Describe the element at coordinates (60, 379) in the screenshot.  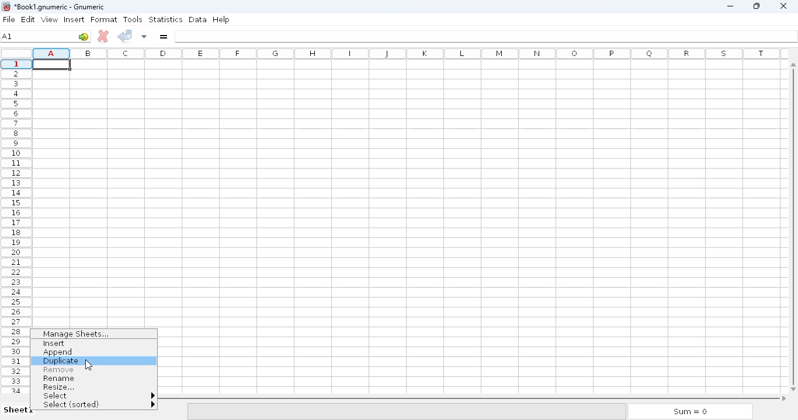
I see `rename` at that location.